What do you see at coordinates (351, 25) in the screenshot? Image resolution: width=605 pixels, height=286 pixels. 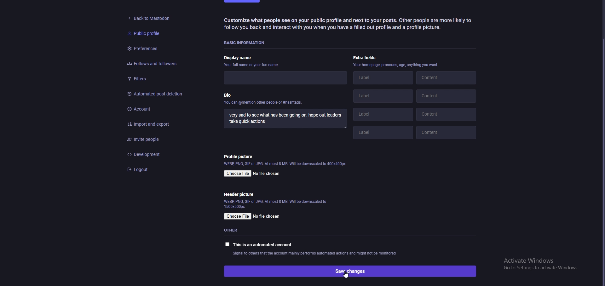 I see `‘Customize what people see on your public profile and next to your posts. Other people are more likely to
follow you back and interact with you when you have a filled out profile and a profile picture.` at bounding box center [351, 25].